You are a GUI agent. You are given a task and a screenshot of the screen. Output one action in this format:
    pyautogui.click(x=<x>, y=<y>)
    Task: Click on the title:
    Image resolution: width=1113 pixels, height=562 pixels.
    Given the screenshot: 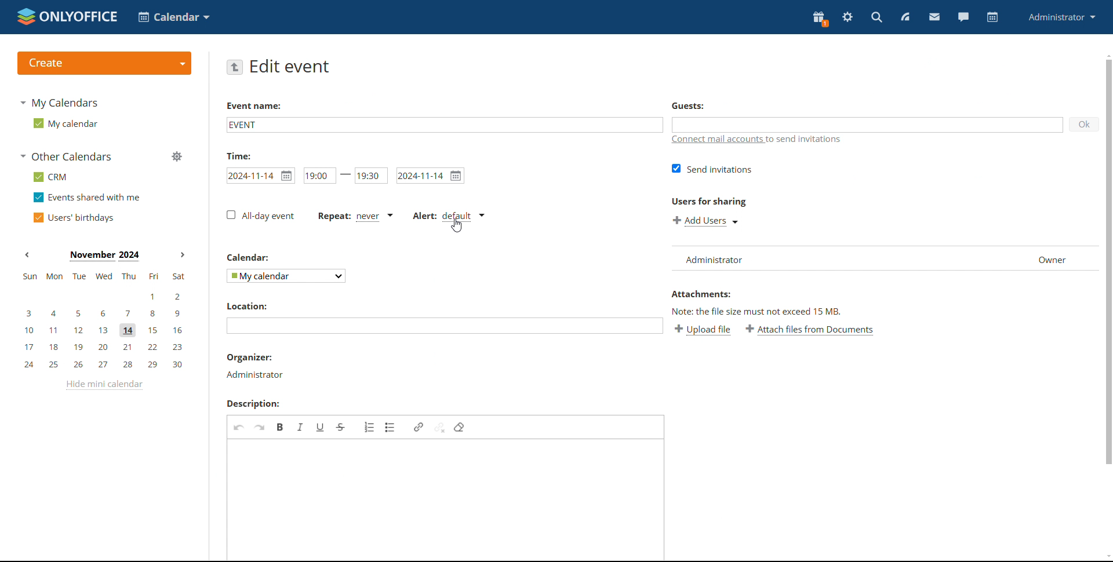 What is the action you would take?
    pyautogui.click(x=243, y=155)
    